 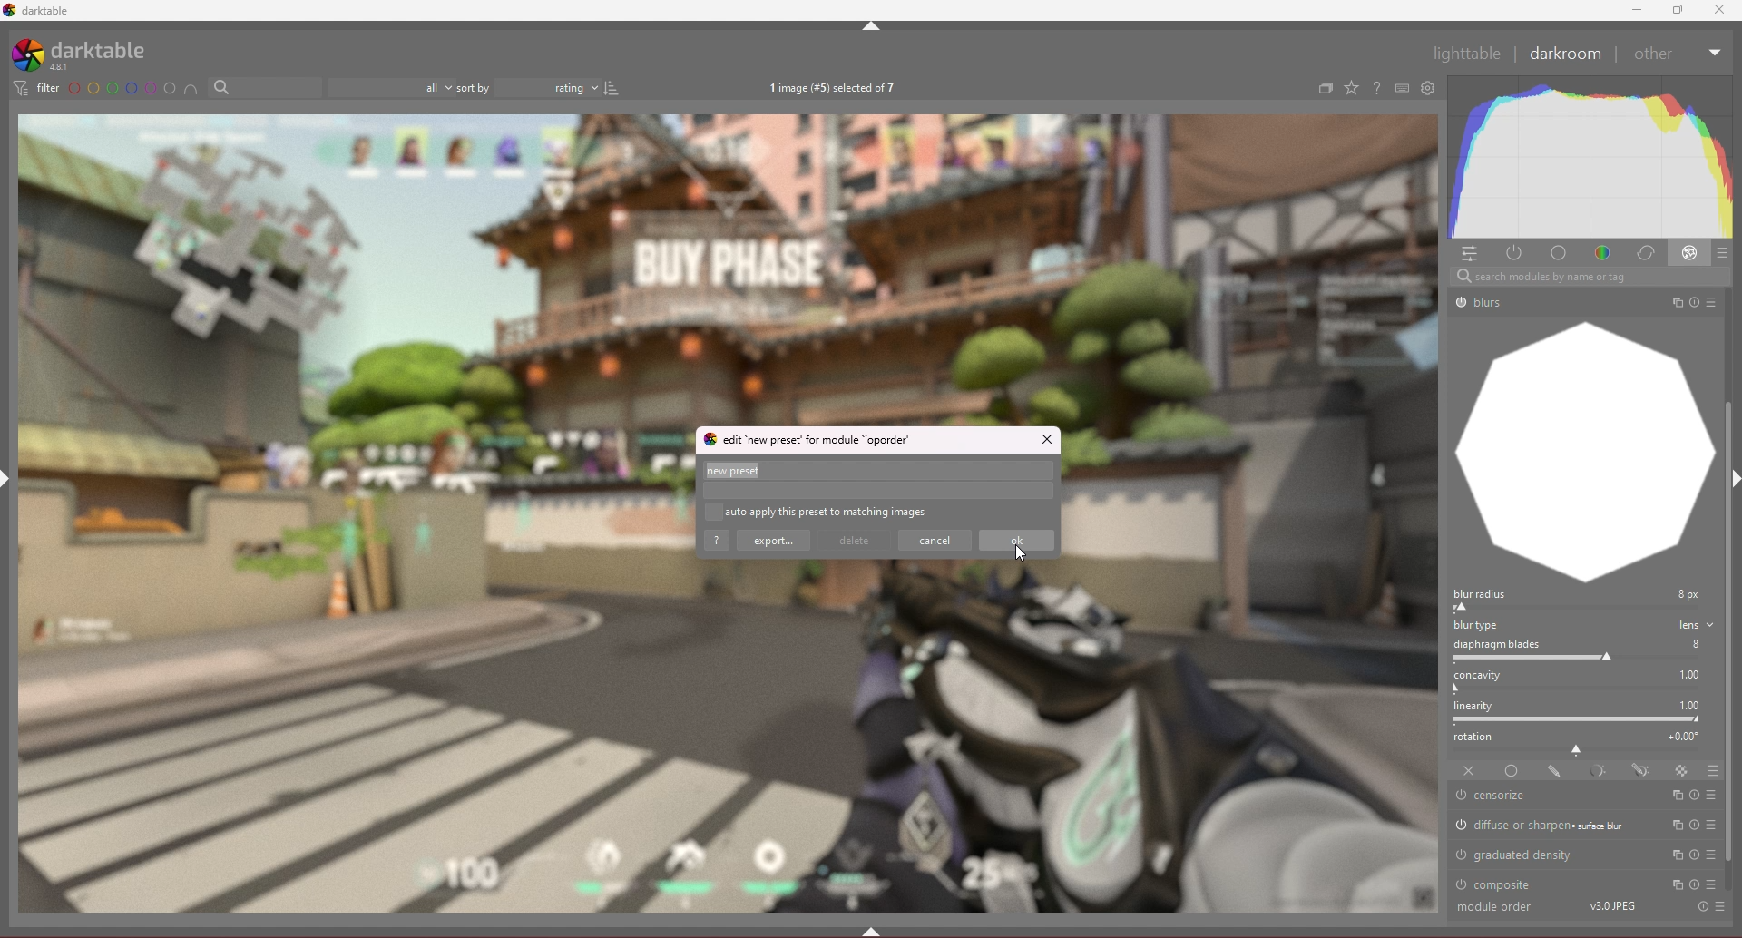 I want to click on presets, so click(x=1711, y=855).